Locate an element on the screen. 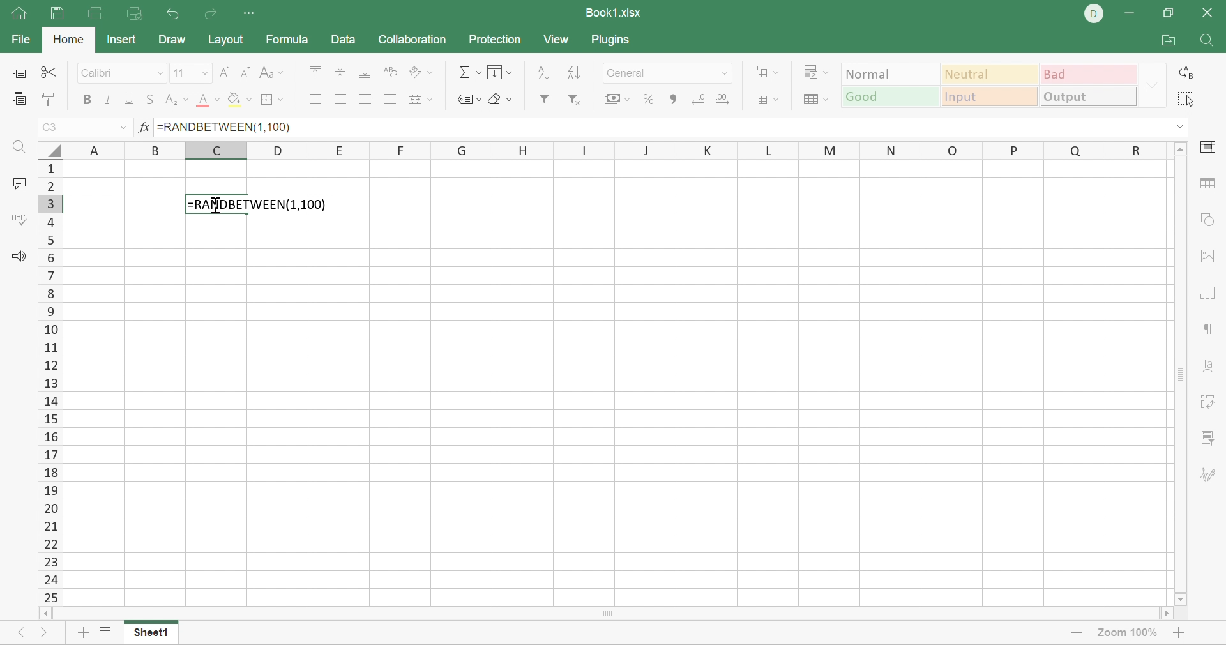 The image size is (1226, 645). Open file location is located at coordinates (1168, 40).